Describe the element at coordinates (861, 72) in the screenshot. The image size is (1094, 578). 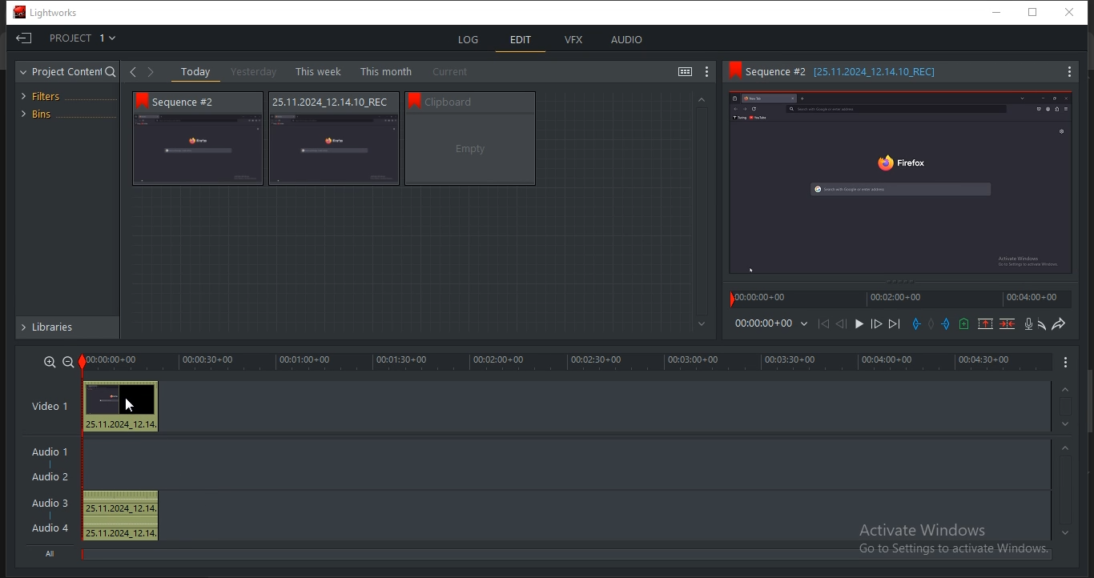
I see `Sequence information` at that location.